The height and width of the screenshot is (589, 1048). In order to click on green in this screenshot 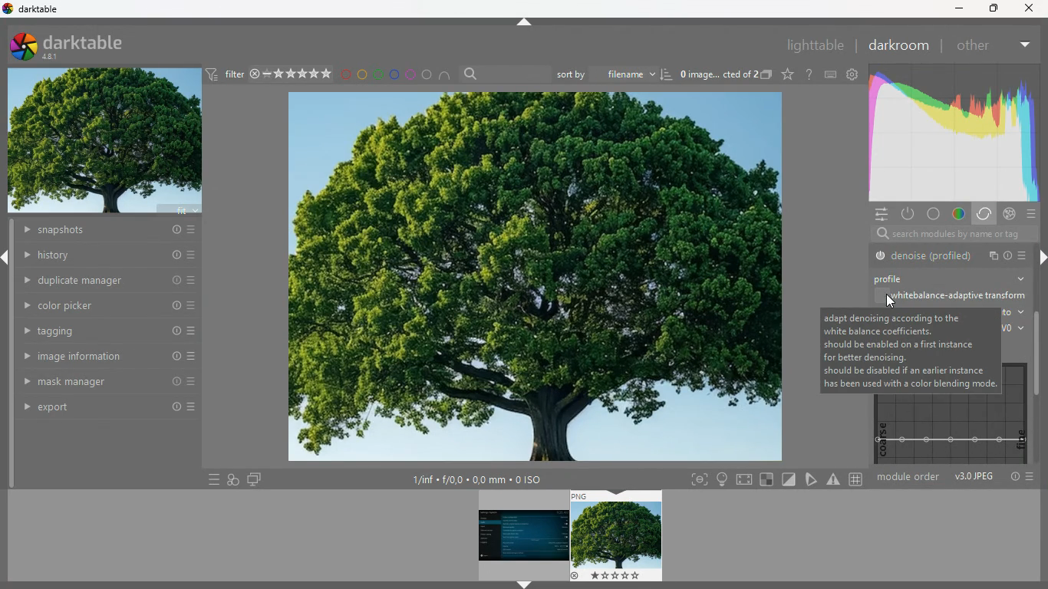, I will do `click(378, 74)`.